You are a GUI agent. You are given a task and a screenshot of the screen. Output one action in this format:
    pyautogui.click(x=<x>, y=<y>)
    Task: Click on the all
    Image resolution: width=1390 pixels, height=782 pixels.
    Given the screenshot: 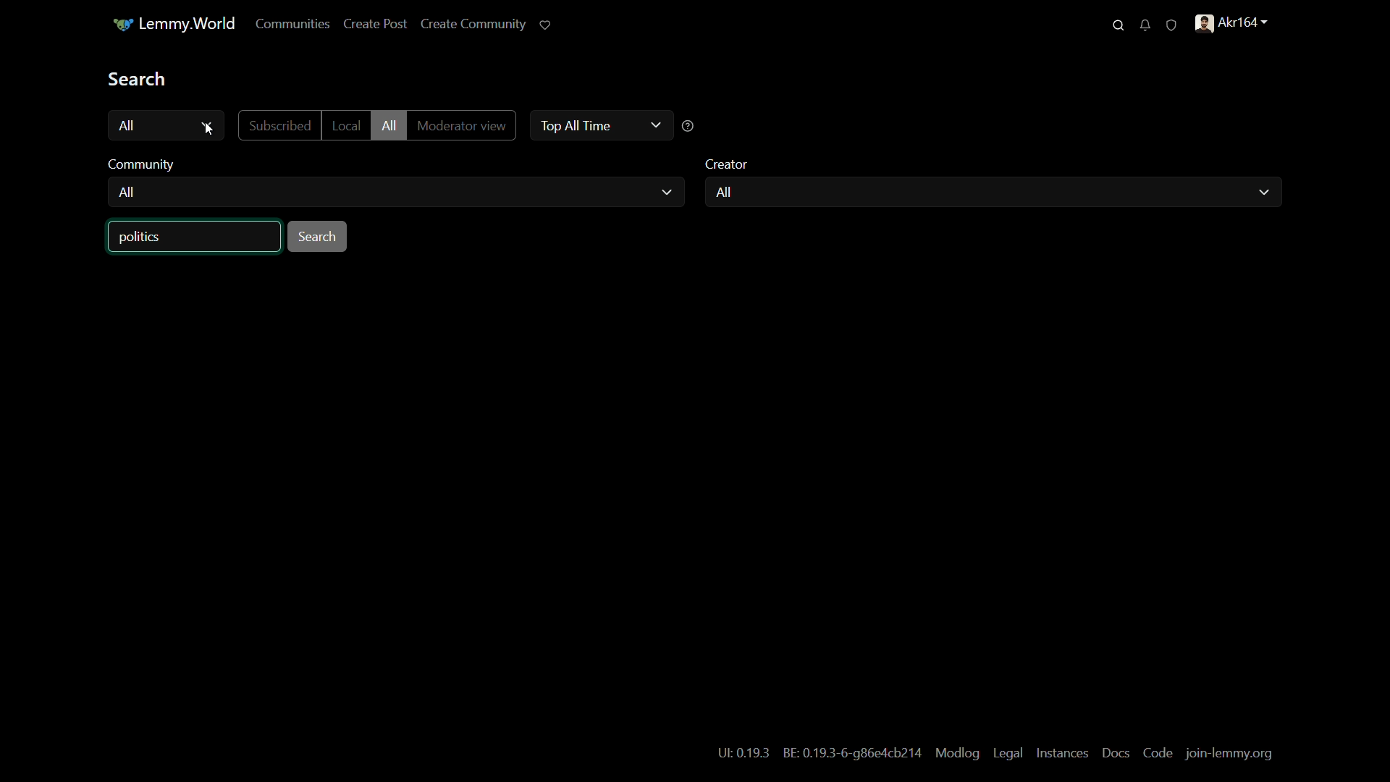 What is the action you would take?
    pyautogui.click(x=723, y=193)
    